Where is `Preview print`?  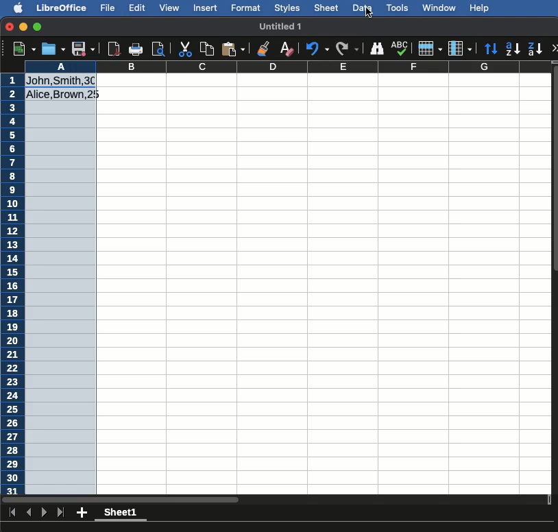 Preview print is located at coordinates (158, 49).